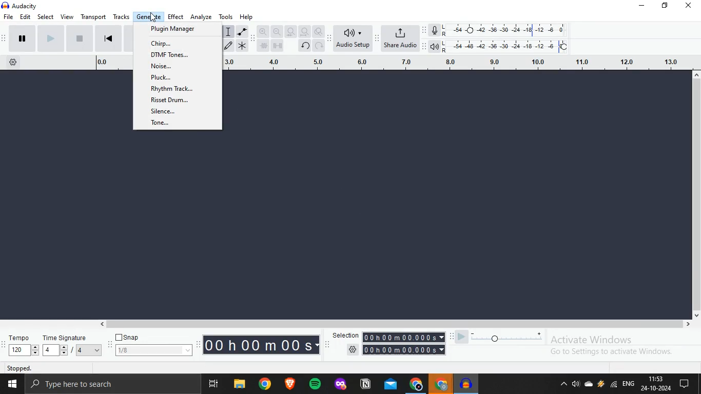 The image size is (701, 394). What do you see at coordinates (622, 346) in the screenshot?
I see `Activate window` at bounding box center [622, 346].